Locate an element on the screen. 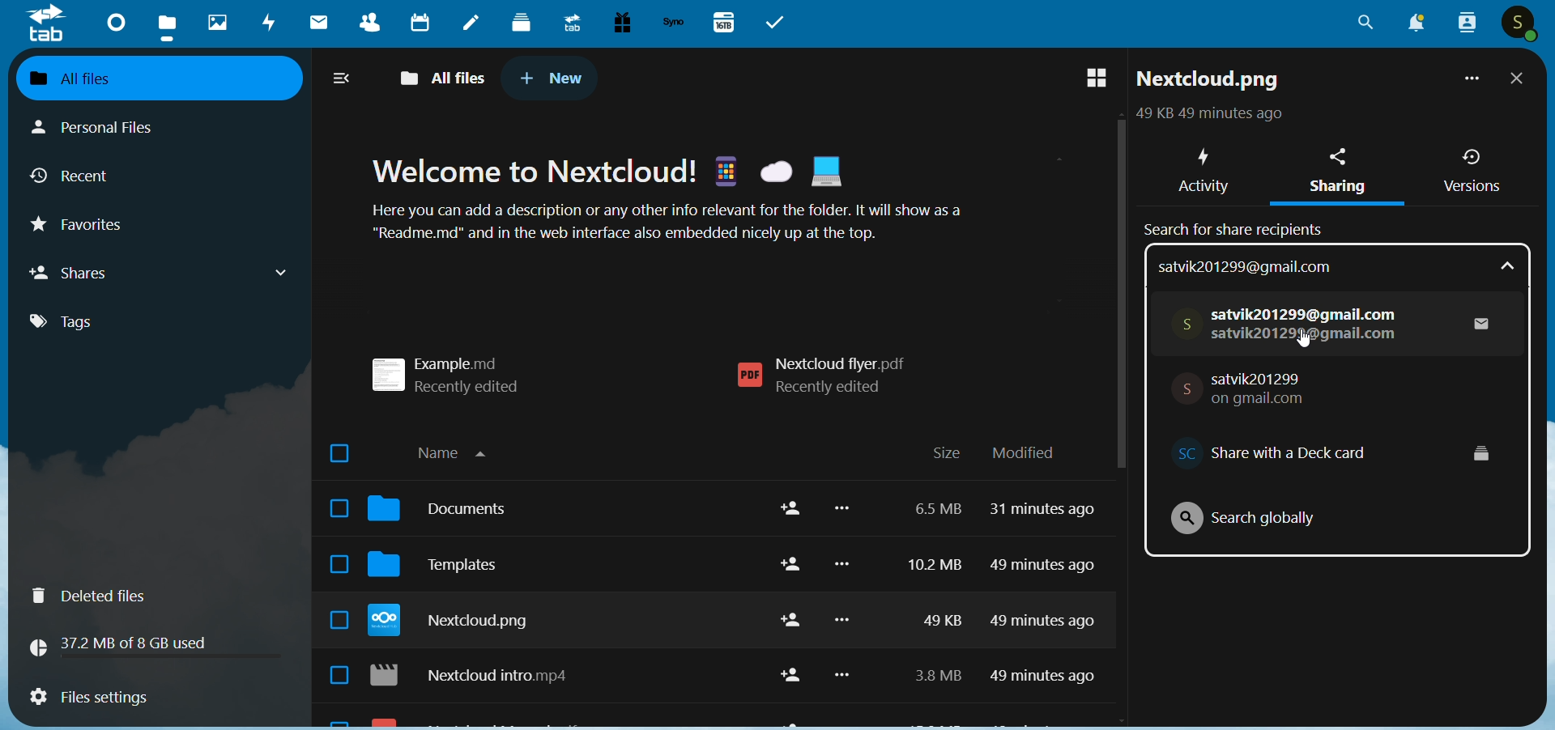 Image resolution: width=1555 pixels, height=730 pixels. modified is located at coordinates (1024, 453).